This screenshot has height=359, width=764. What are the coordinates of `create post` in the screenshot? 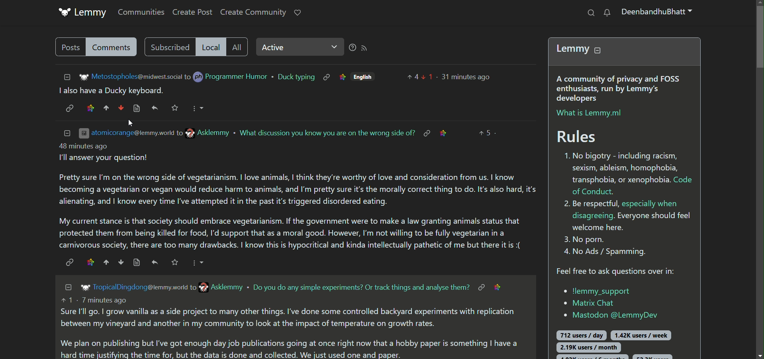 It's located at (193, 13).